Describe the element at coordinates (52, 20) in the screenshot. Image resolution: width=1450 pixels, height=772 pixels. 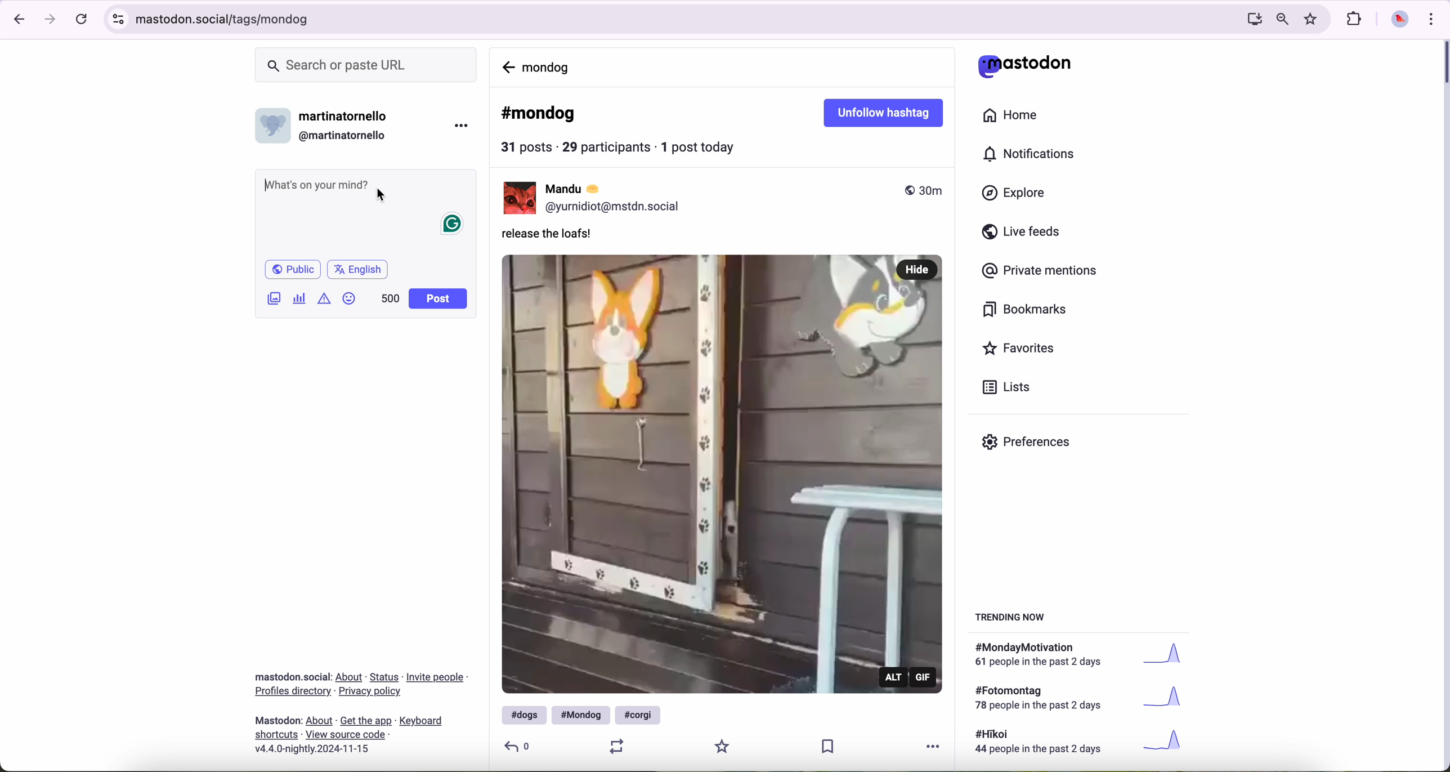
I see `navigate foward` at that location.